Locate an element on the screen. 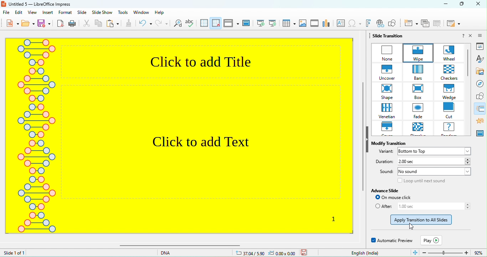 The height and width of the screenshot is (257, 487). none is located at coordinates (385, 52).